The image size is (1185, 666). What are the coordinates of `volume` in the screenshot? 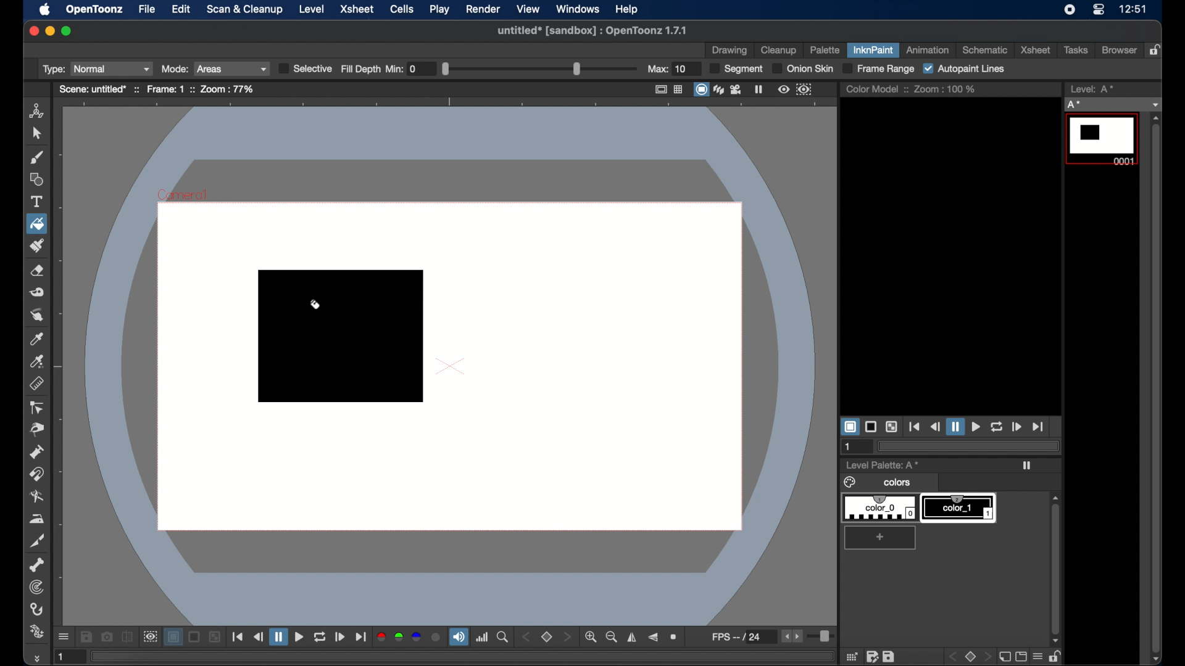 It's located at (459, 636).